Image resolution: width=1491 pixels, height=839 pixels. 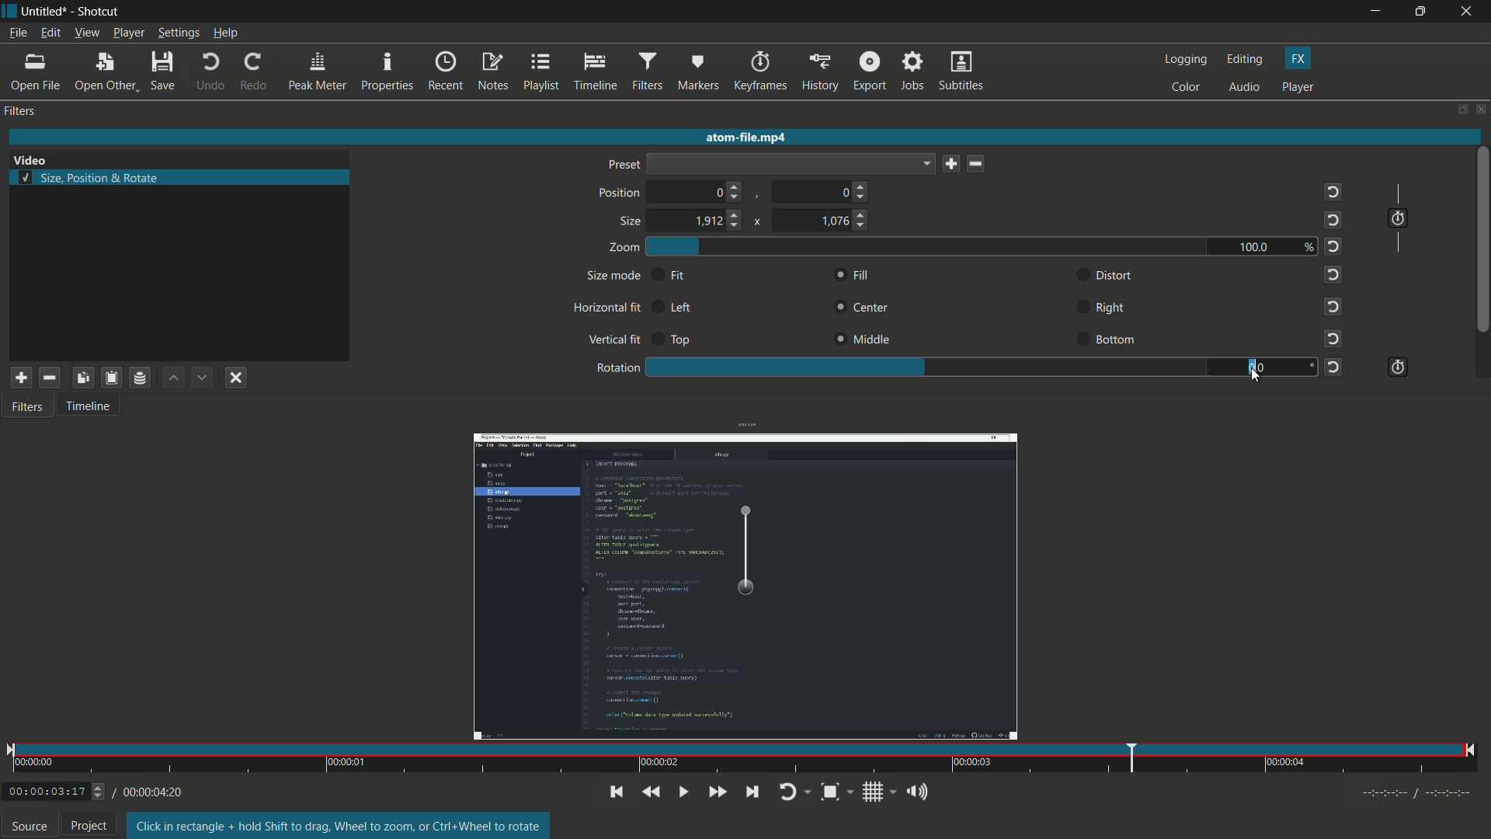 I want to click on atom-file.mp4 (imported video name), so click(x=759, y=138).